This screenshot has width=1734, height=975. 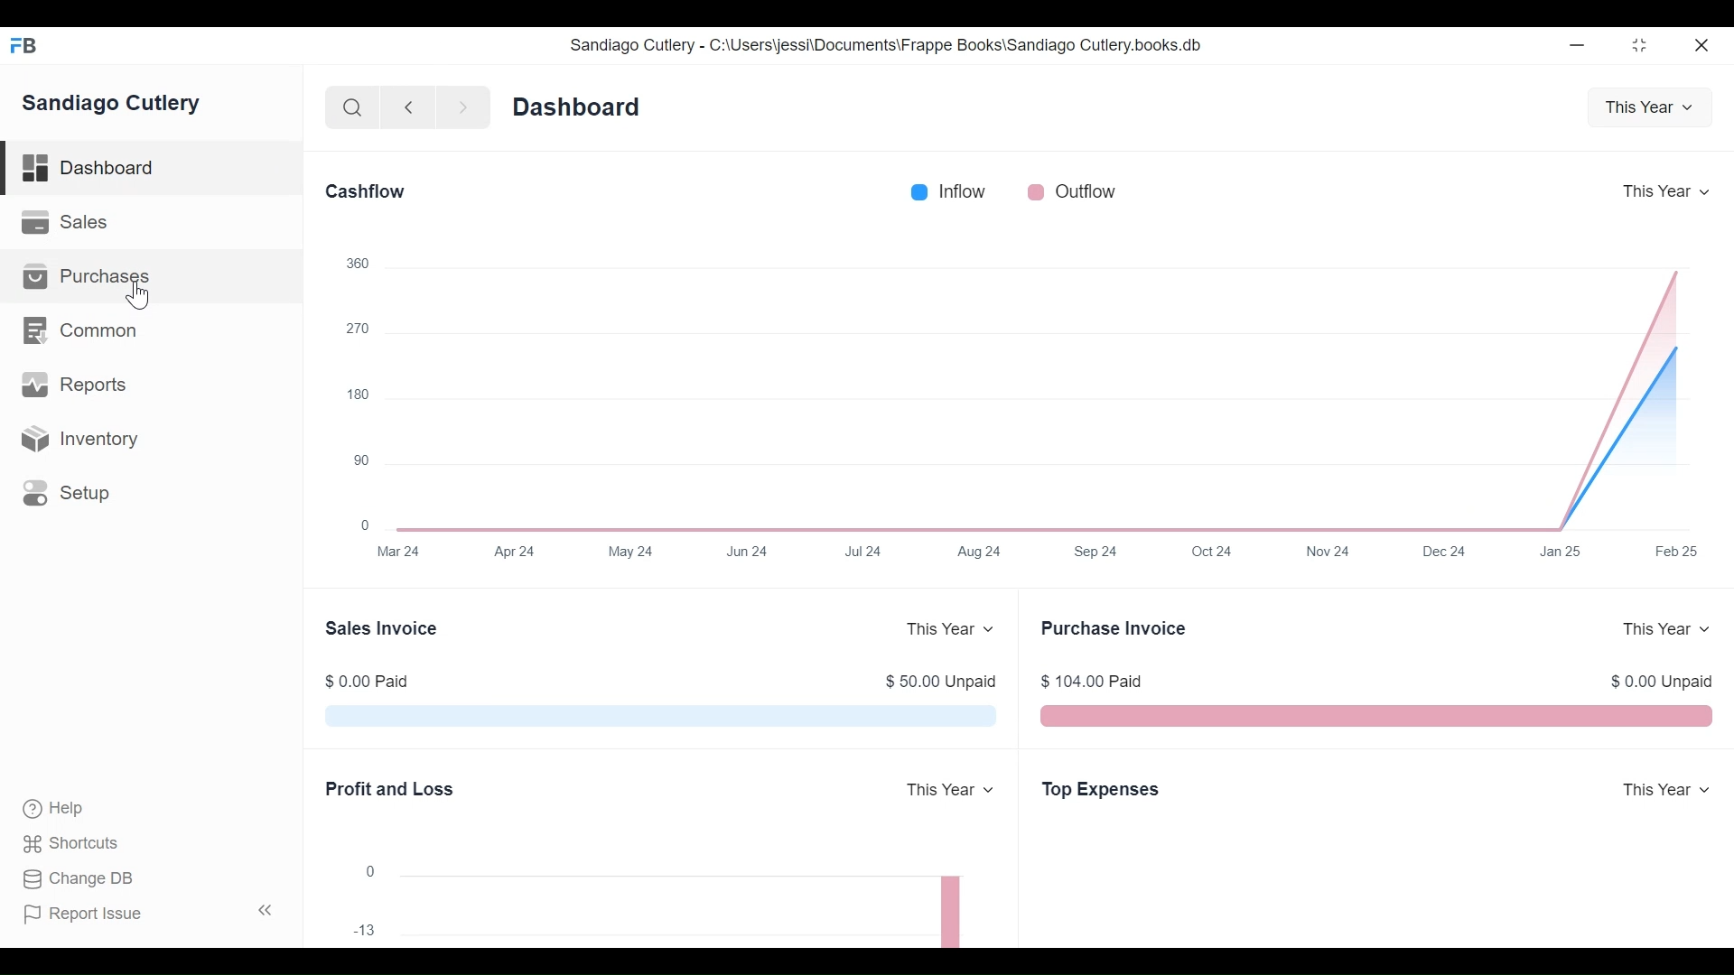 I want to click on Sales, so click(x=69, y=223).